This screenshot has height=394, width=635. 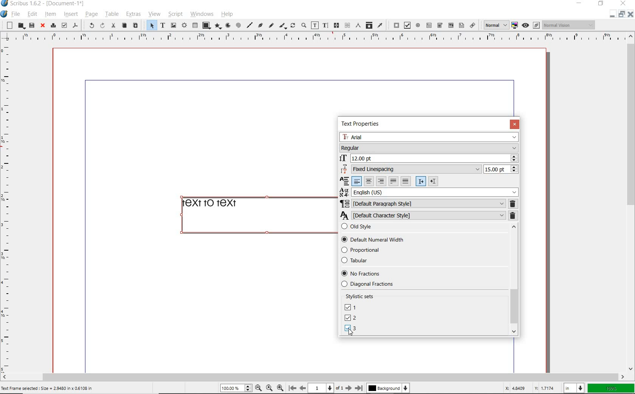 What do you see at coordinates (428, 159) in the screenshot?
I see `12.00 pt` at bounding box center [428, 159].